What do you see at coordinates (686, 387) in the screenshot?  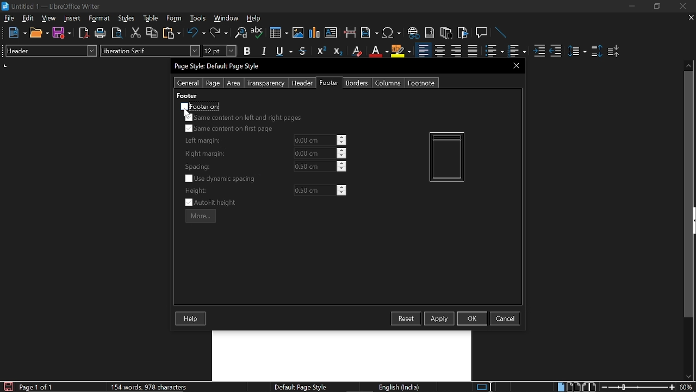 I see `Current zoom hey Cortana` at bounding box center [686, 387].